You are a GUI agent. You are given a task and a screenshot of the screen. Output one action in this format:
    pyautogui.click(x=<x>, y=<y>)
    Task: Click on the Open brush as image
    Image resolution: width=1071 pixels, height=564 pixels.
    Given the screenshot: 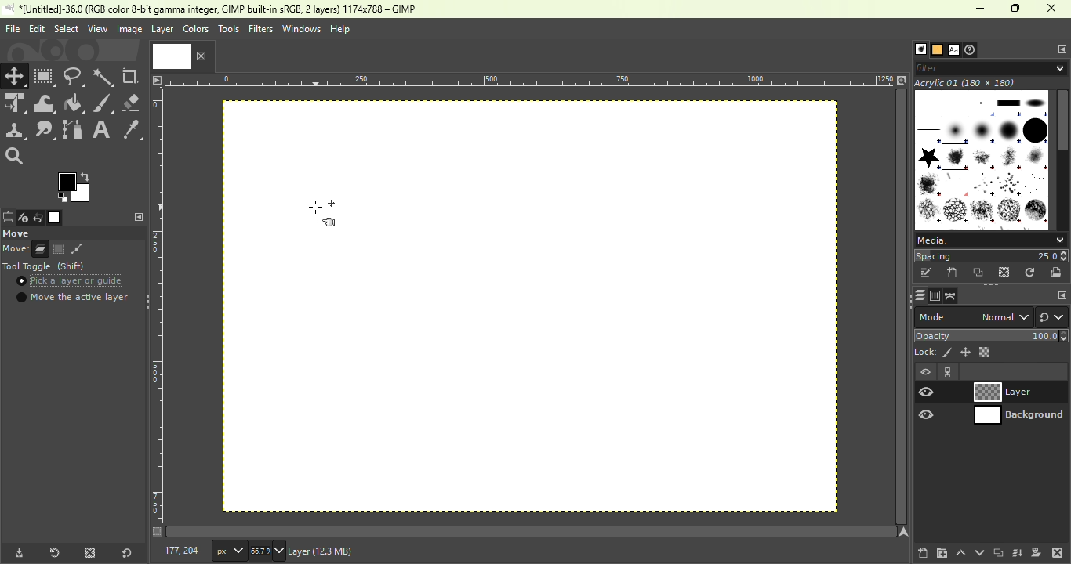 What is the action you would take?
    pyautogui.click(x=1058, y=273)
    